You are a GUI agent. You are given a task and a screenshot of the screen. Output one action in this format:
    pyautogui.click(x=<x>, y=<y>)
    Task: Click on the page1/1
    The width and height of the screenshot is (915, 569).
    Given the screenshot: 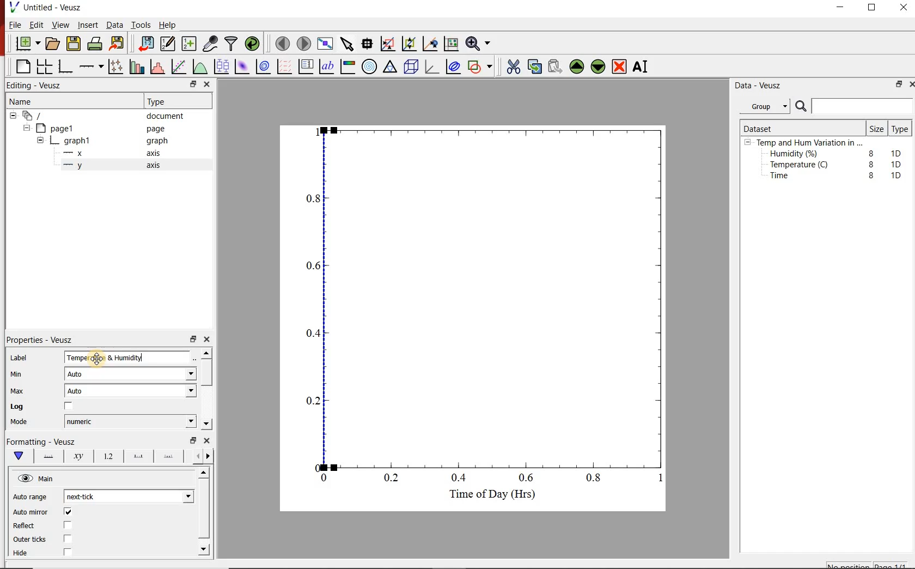 What is the action you would take?
    pyautogui.click(x=894, y=564)
    